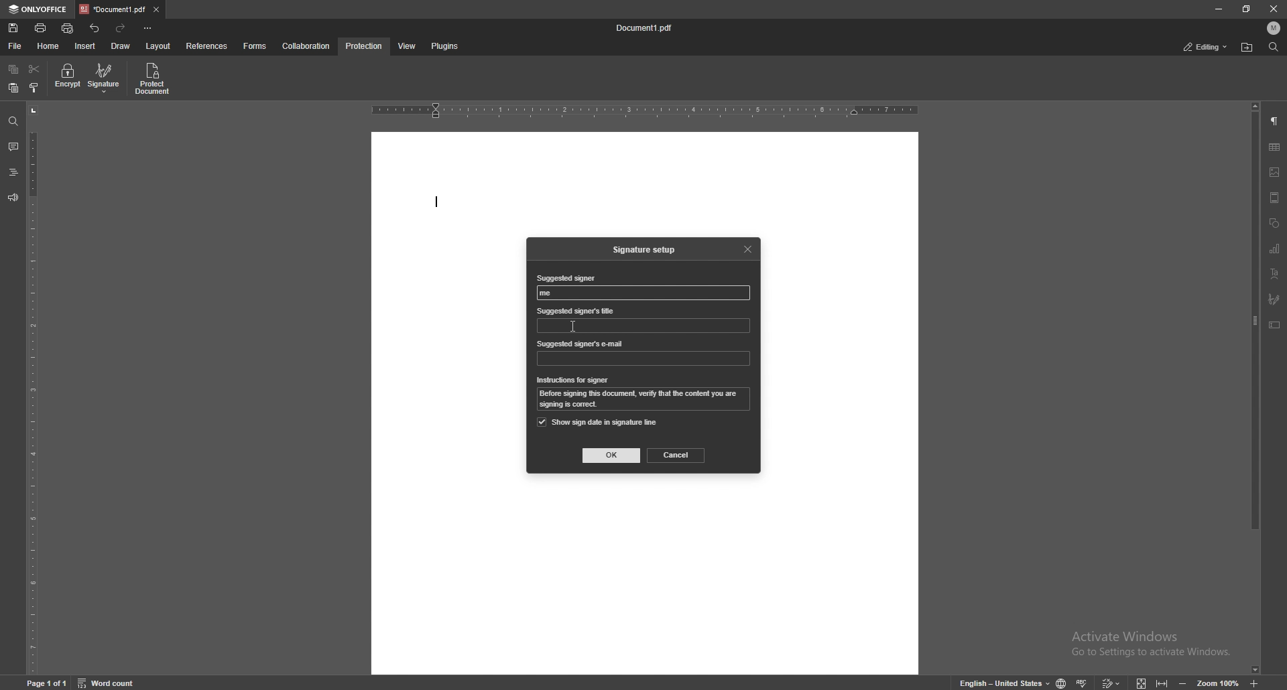 This screenshot has height=690, width=1287. Describe the element at coordinates (1247, 48) in the screenshot. I see `locate file` at that location.